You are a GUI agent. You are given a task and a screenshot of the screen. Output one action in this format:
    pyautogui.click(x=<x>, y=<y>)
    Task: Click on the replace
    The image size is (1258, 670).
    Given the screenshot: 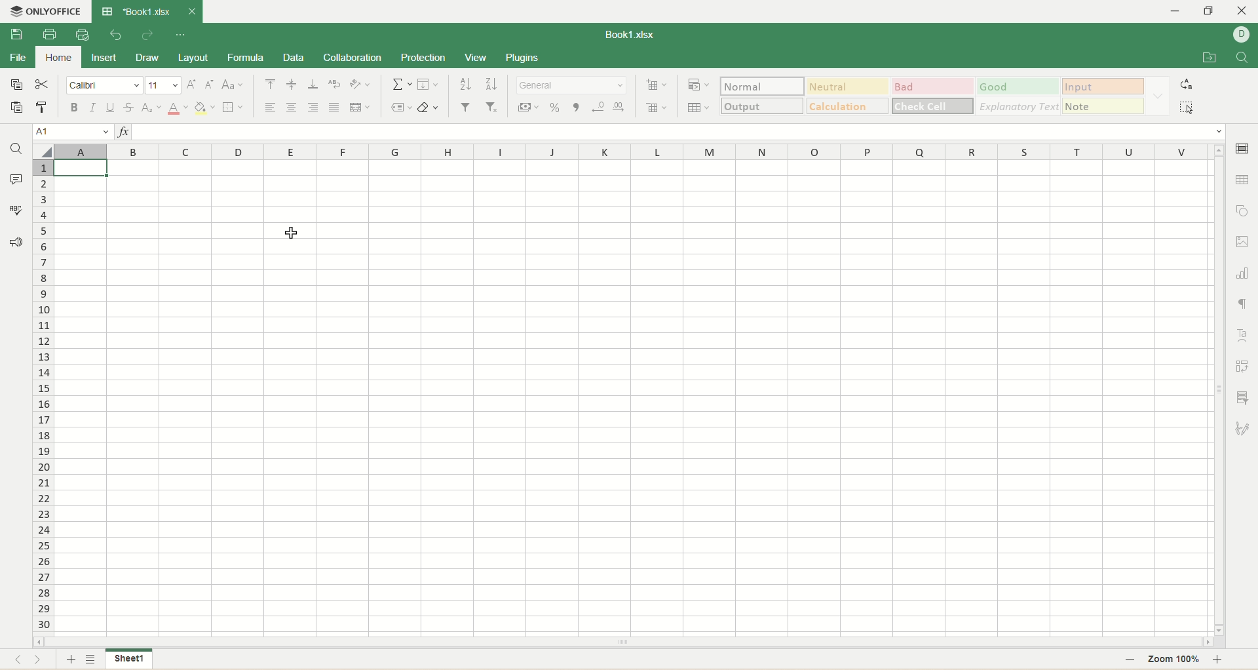 What is the action you would take?
    pyautogui.click(x=1190, y=86)
    